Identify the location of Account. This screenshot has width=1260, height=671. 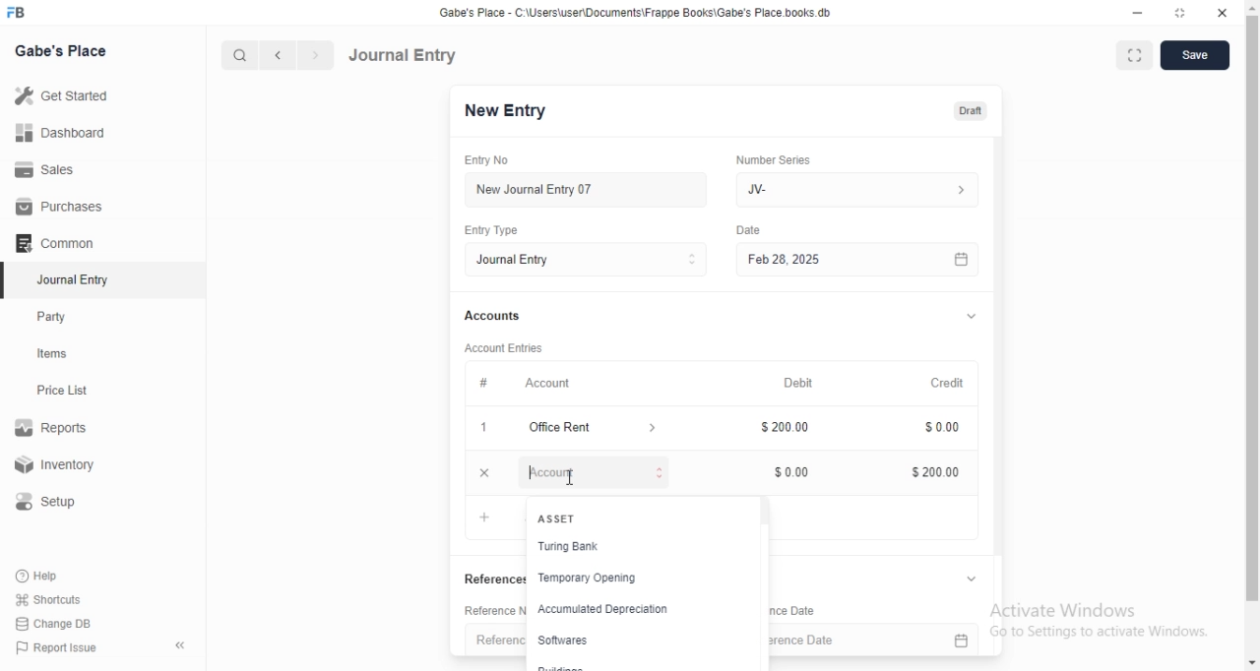
(530, 473).